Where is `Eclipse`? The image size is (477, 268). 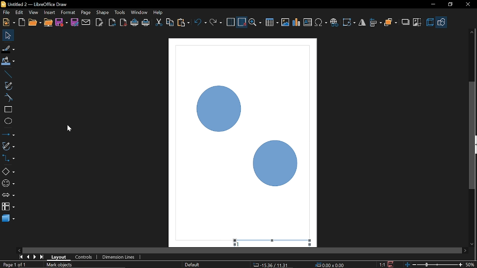 Eclipse is located at coordinates (8, 121).